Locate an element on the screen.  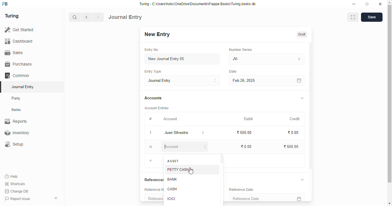
sales is located at coordinates (14, 52).